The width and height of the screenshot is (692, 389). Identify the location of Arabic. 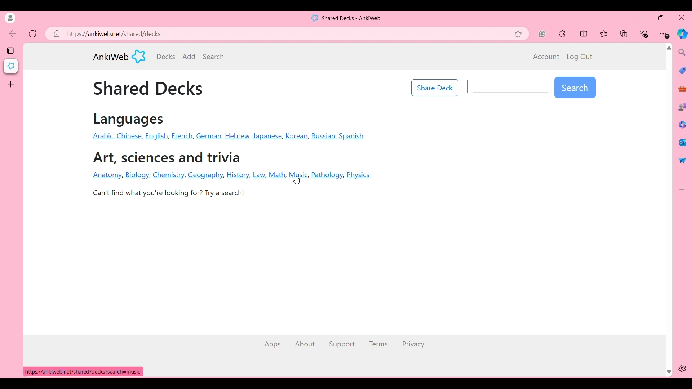
(103, 136).